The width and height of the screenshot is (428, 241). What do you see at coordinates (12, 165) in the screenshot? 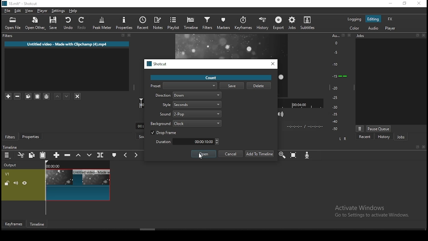
I see `Output` at bounding box center [12, 165].